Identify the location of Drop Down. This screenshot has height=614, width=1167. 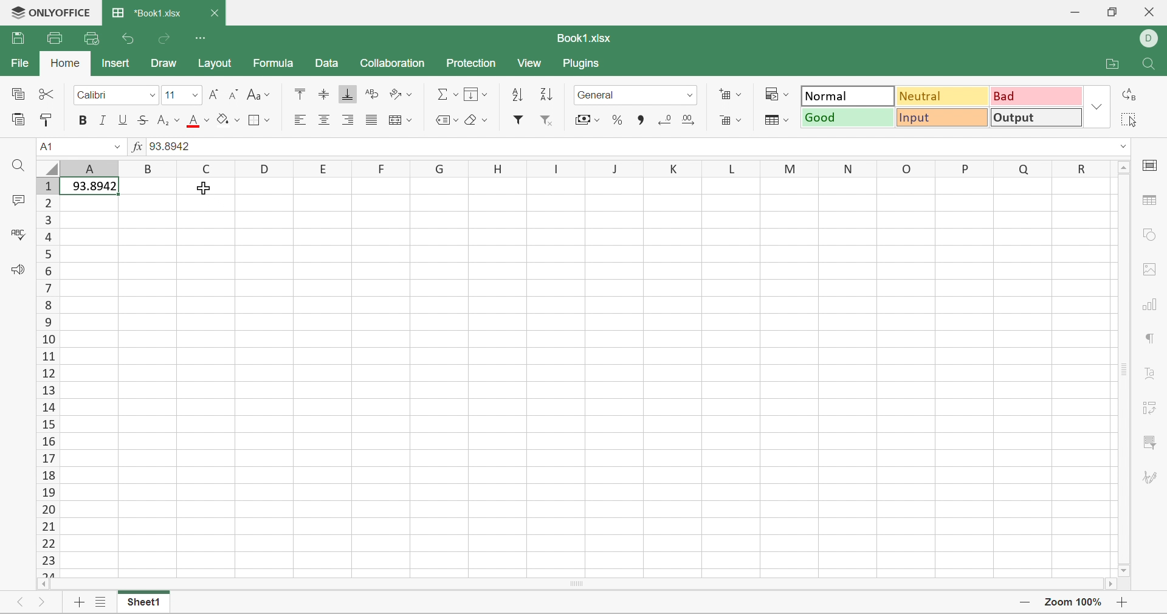
(151, 94).